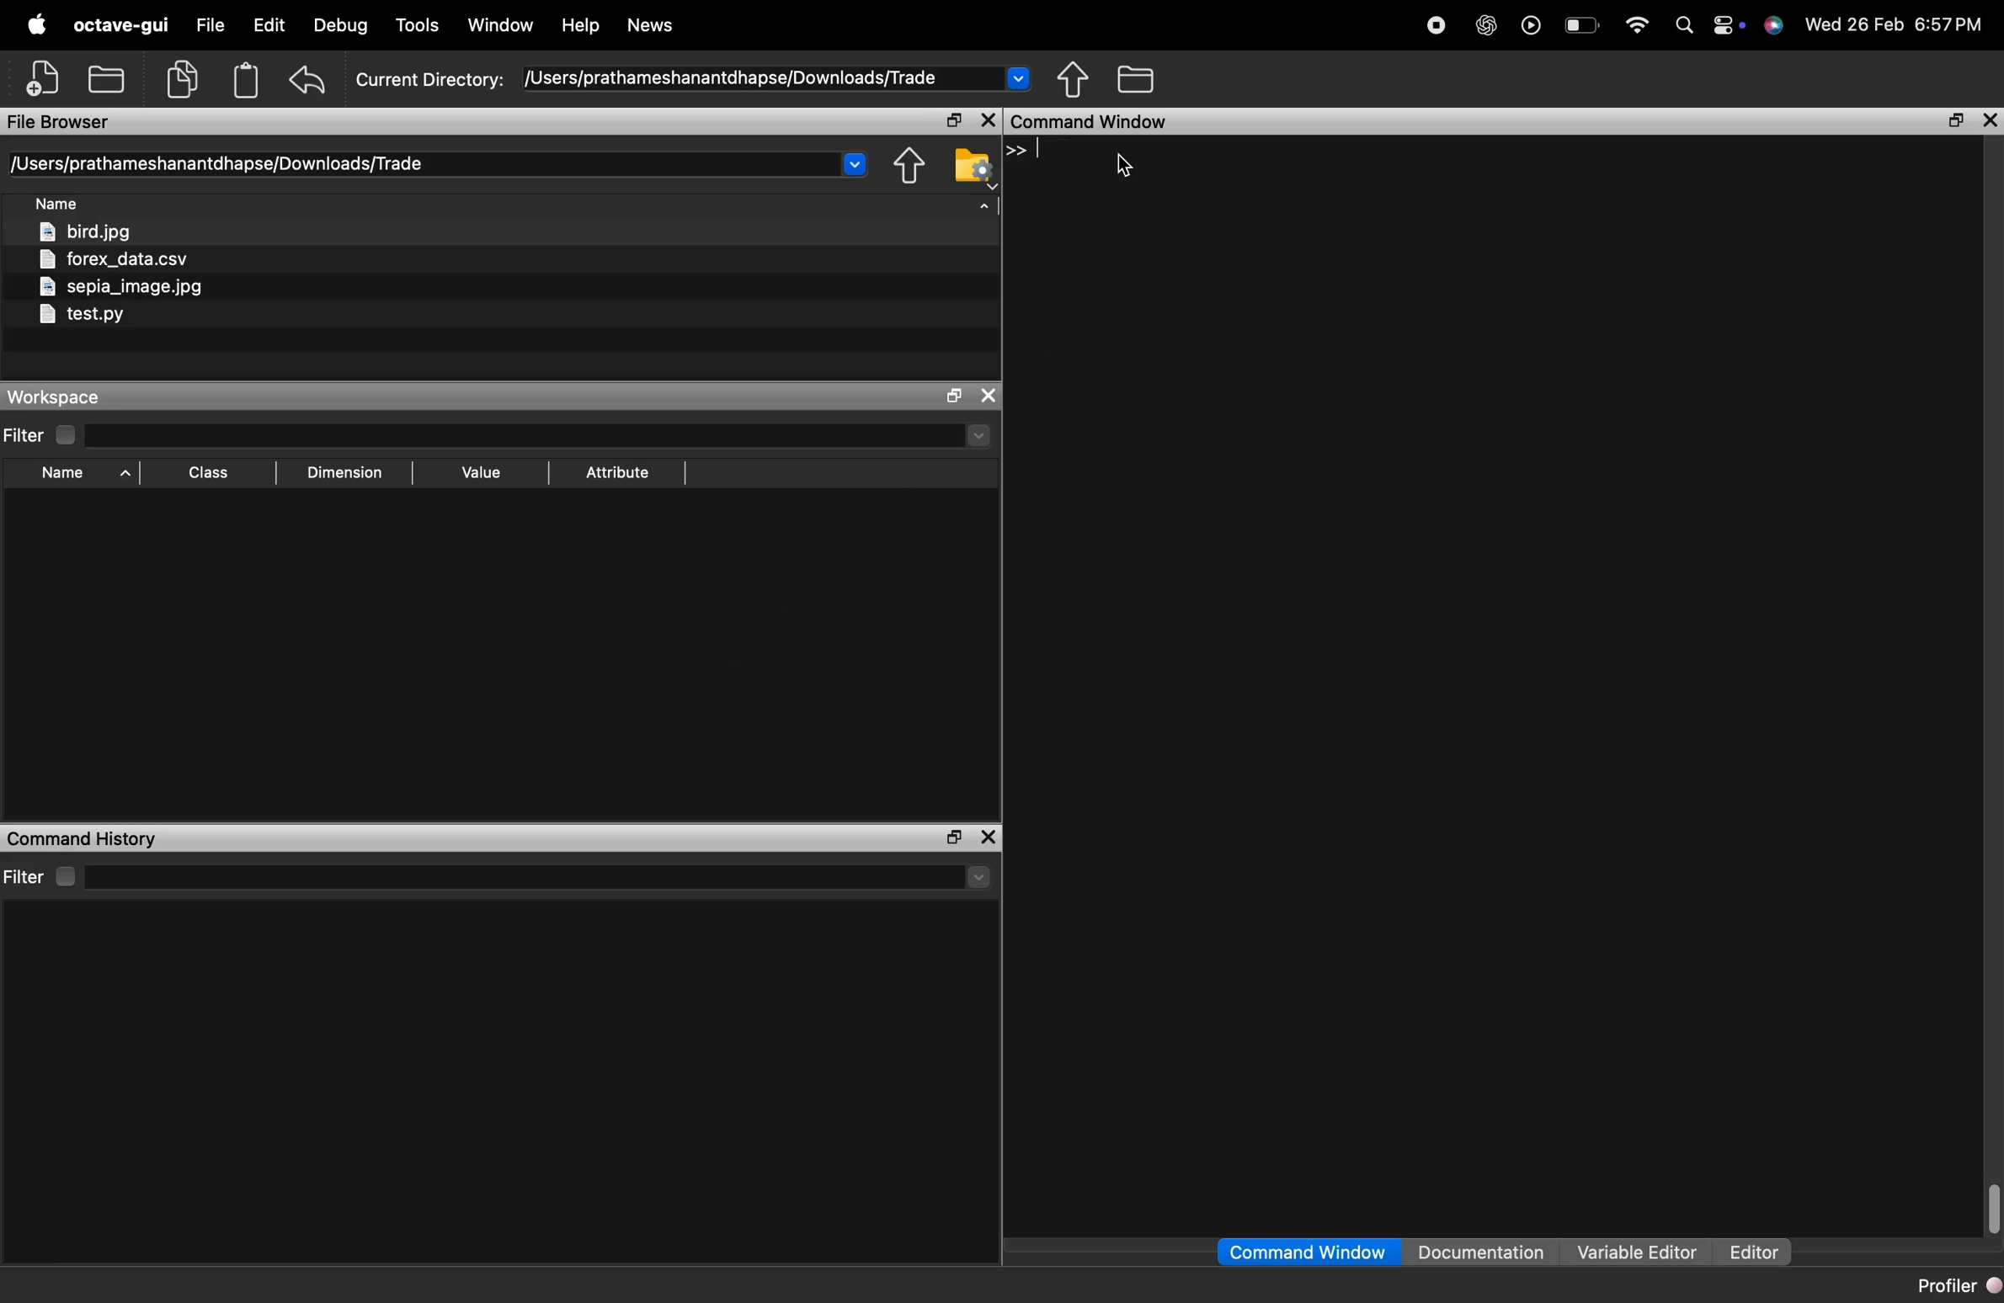  What do you see at coordinates (245, 79) in the screenshot?
I see `paste` at bounding box center [245, 79].